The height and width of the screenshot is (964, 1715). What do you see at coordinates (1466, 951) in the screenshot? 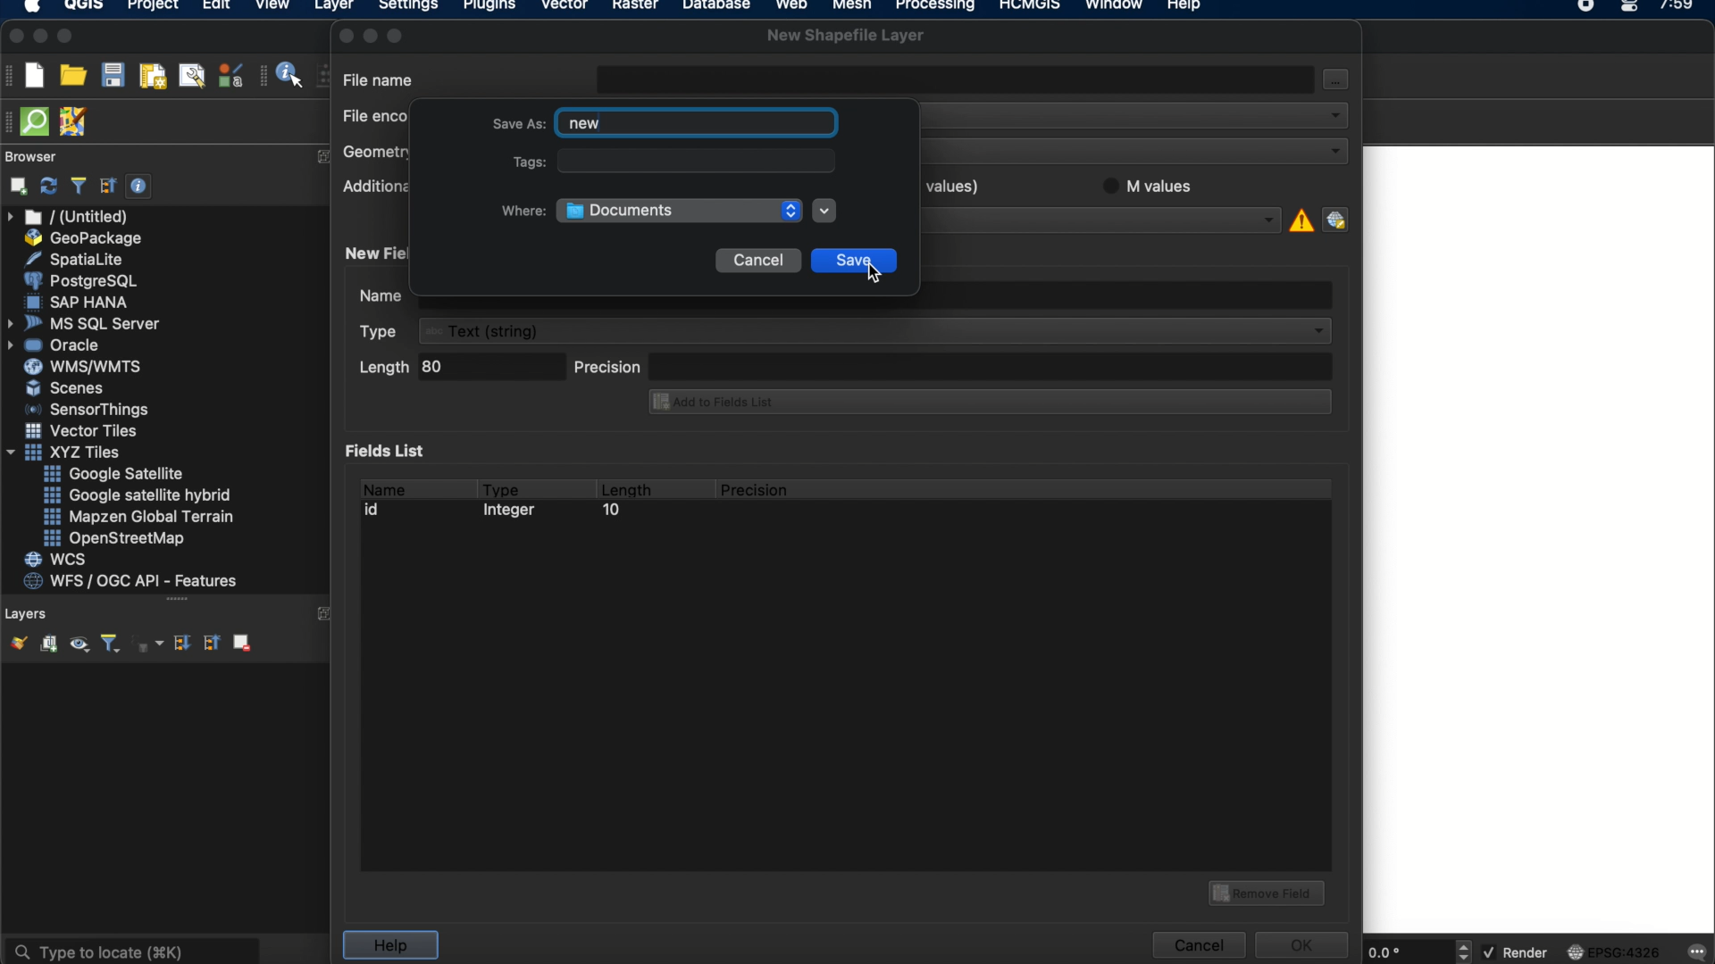
I see `toggle buttons` at bounding box center [1466, 951].